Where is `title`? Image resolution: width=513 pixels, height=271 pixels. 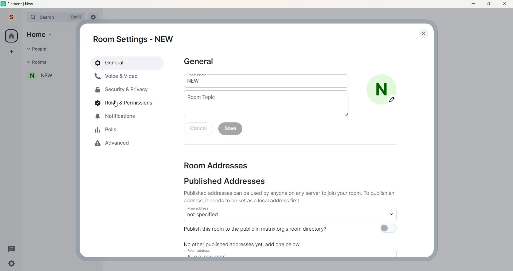
title is located at coordinates (22, 4).